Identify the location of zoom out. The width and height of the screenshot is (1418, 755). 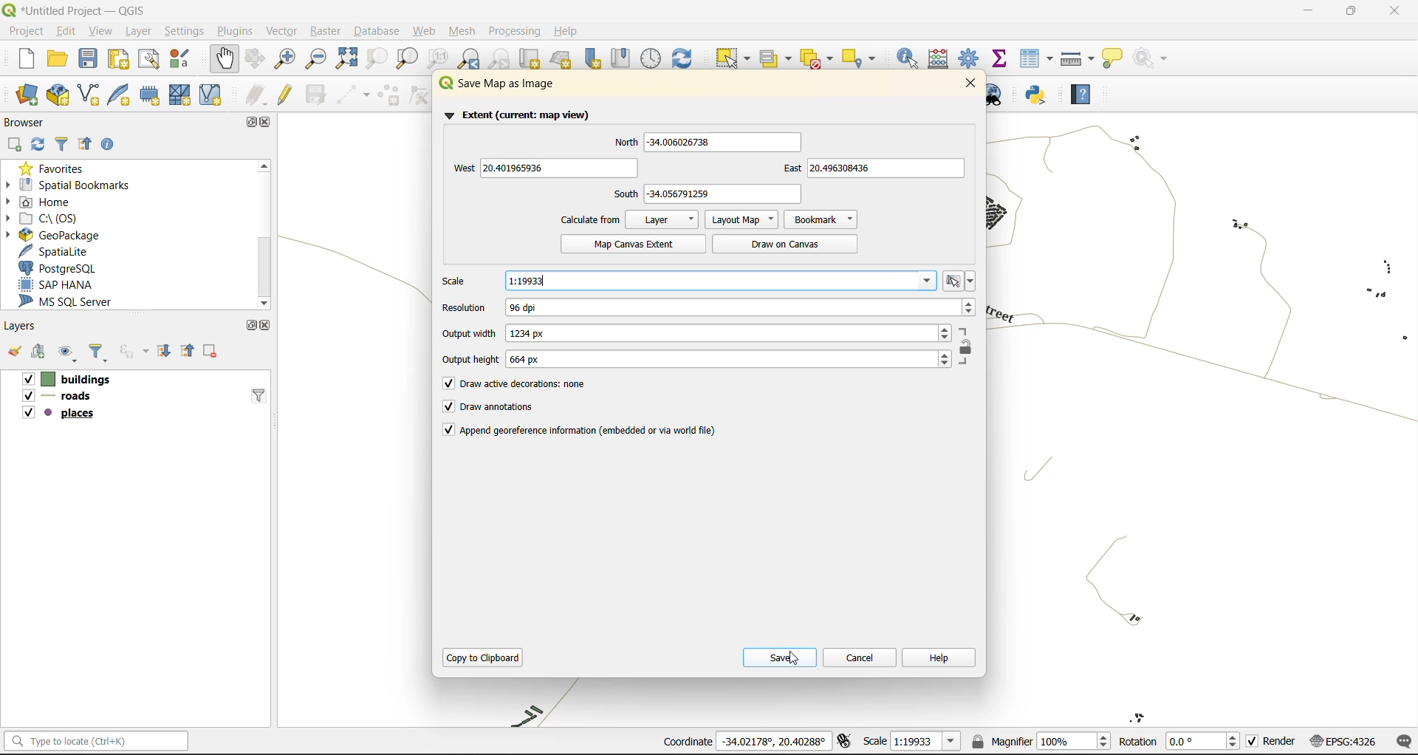
(316, 60).